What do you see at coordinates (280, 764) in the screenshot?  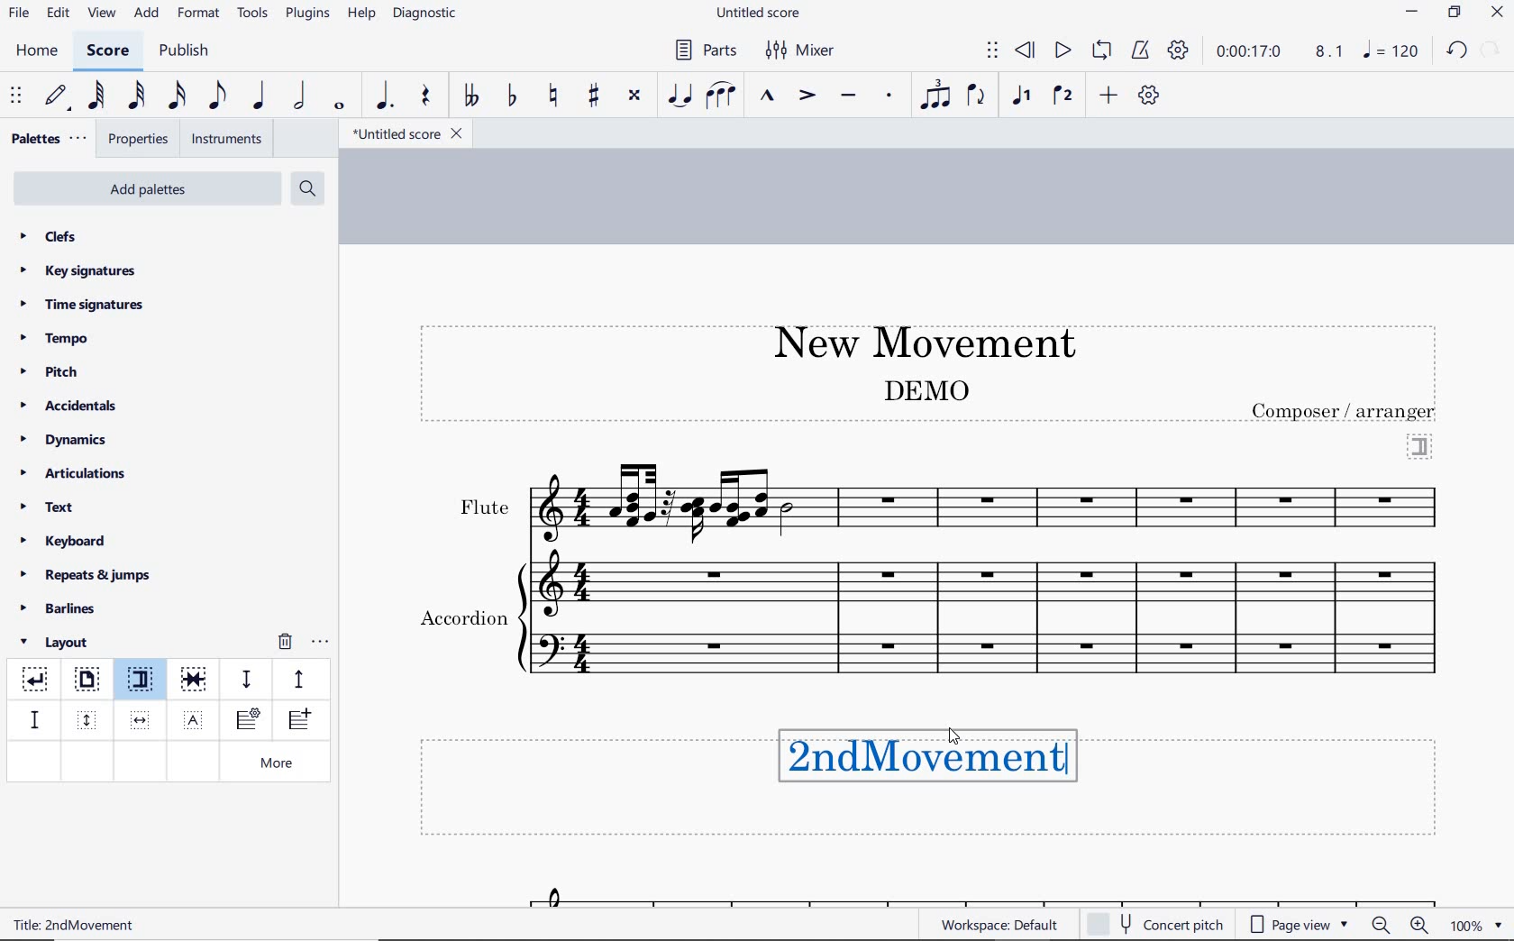 I see `more` at bounding box center [280, 764].